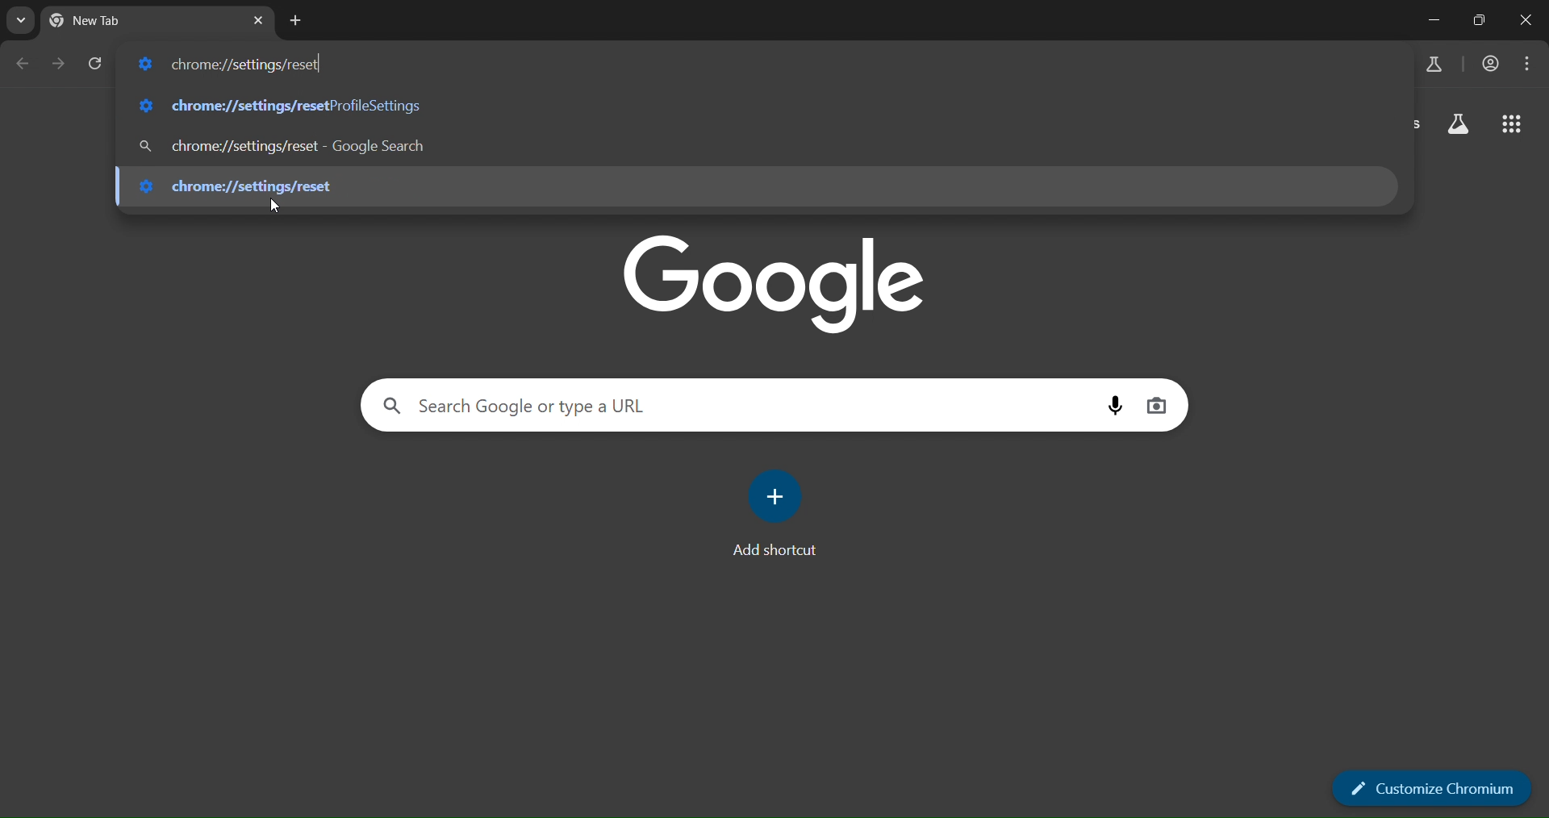 This screenshot has height=818, width=1549. What do you see at coordinates (286, 144) in the screenshot?
I see `chrome://settings/reset` at bounding box center [286, 144].